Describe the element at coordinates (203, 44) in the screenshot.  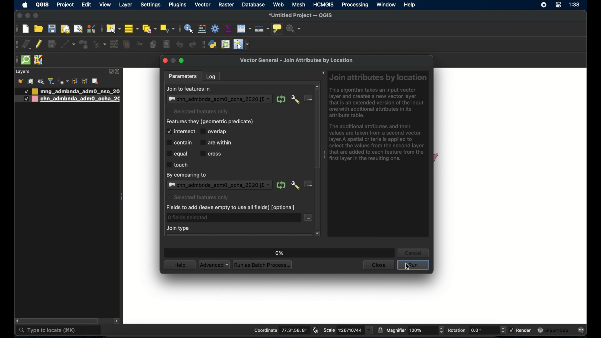
I see `plugins toolbar` at that location.